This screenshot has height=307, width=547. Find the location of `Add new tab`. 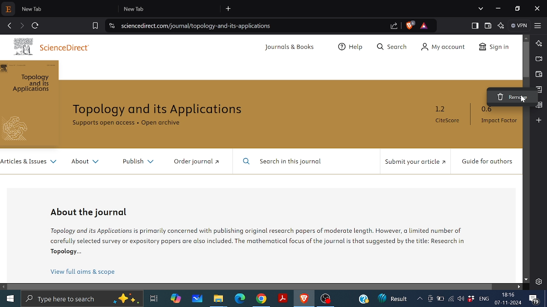

Add new tab is located at coordinates (229, 9).